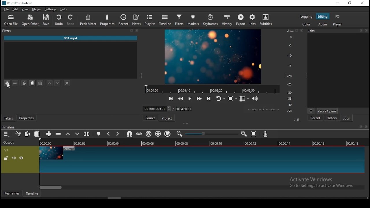  What do you see at coordinates (18, 133) in the screenshot?
I see `cut` at bounding box center [18, 133].